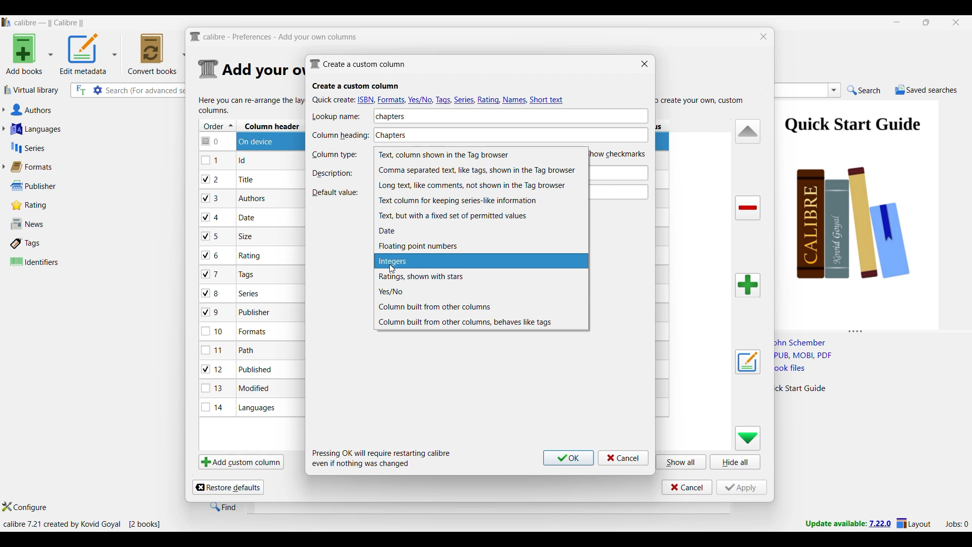  Describe the element at coordinates (927, 22) in the screenshot. I see `Show interface in a smaller tab` at that location.